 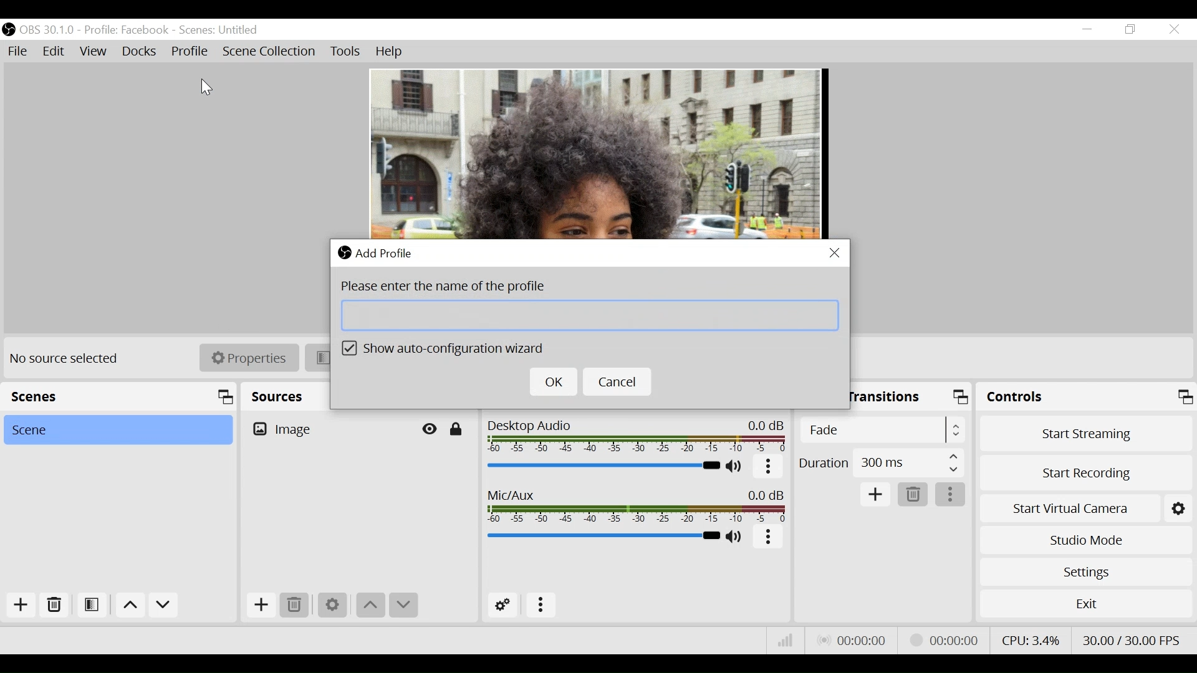 I want to click on (Un)lock, so click(x=456, y=429).